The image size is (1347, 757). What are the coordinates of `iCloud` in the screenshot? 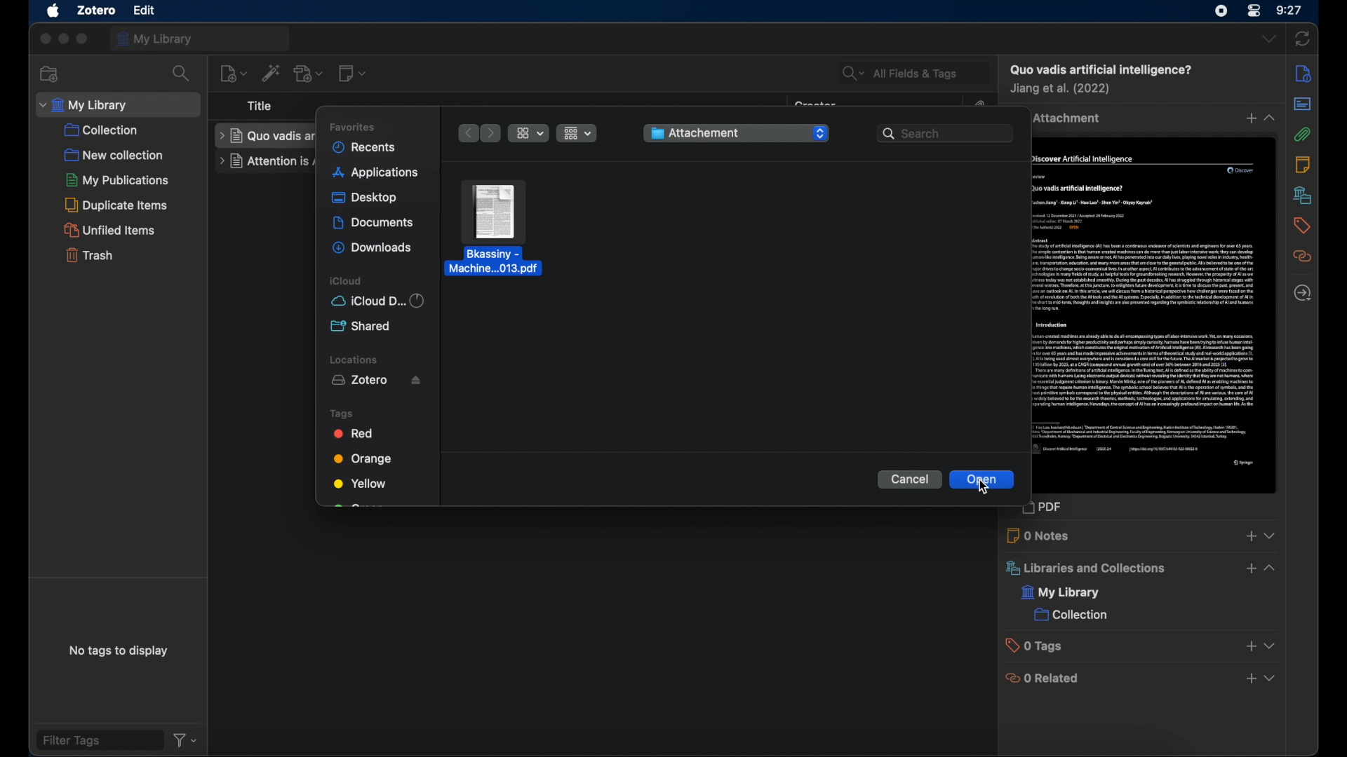 It's located at (381, 301).